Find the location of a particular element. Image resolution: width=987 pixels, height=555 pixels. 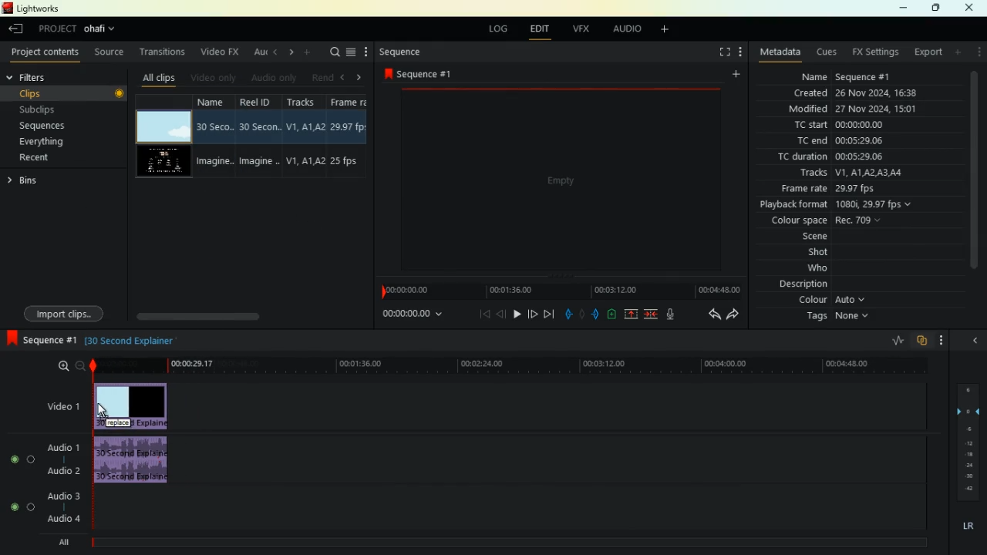

time is located at coordinates (409, 317).